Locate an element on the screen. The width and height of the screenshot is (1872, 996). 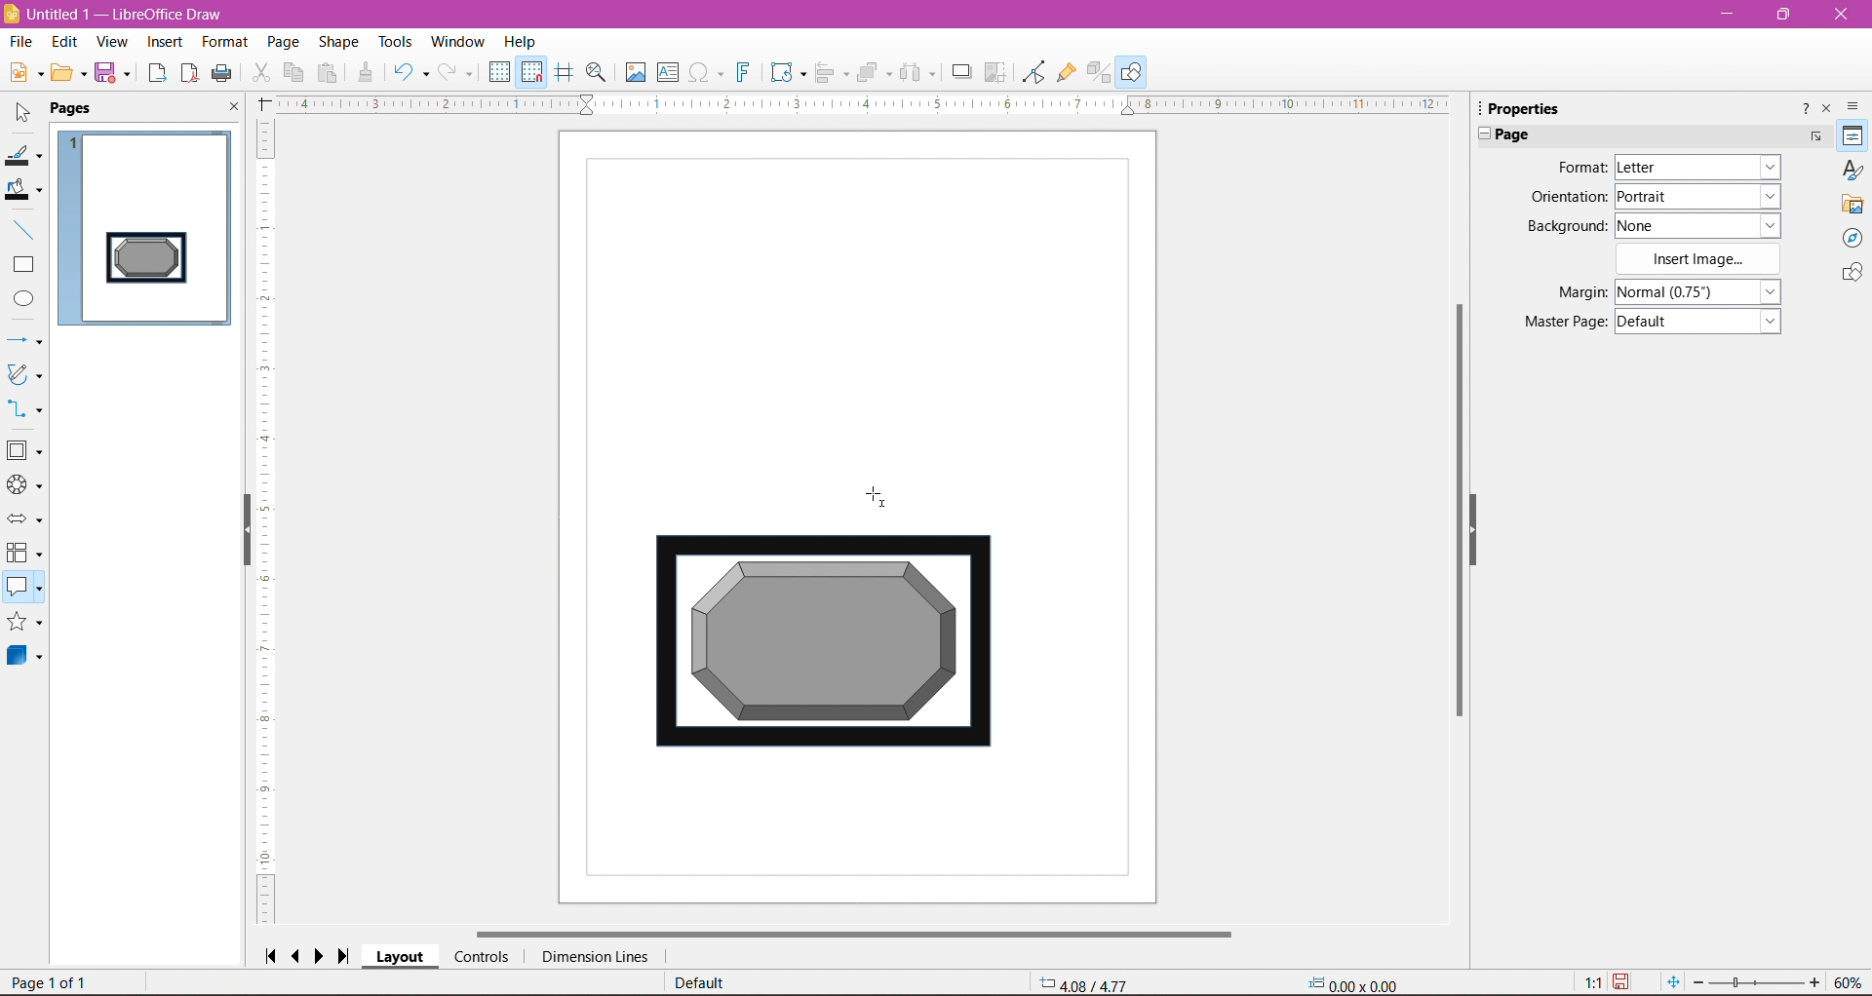
Close is located at coordinates (1840, 15).